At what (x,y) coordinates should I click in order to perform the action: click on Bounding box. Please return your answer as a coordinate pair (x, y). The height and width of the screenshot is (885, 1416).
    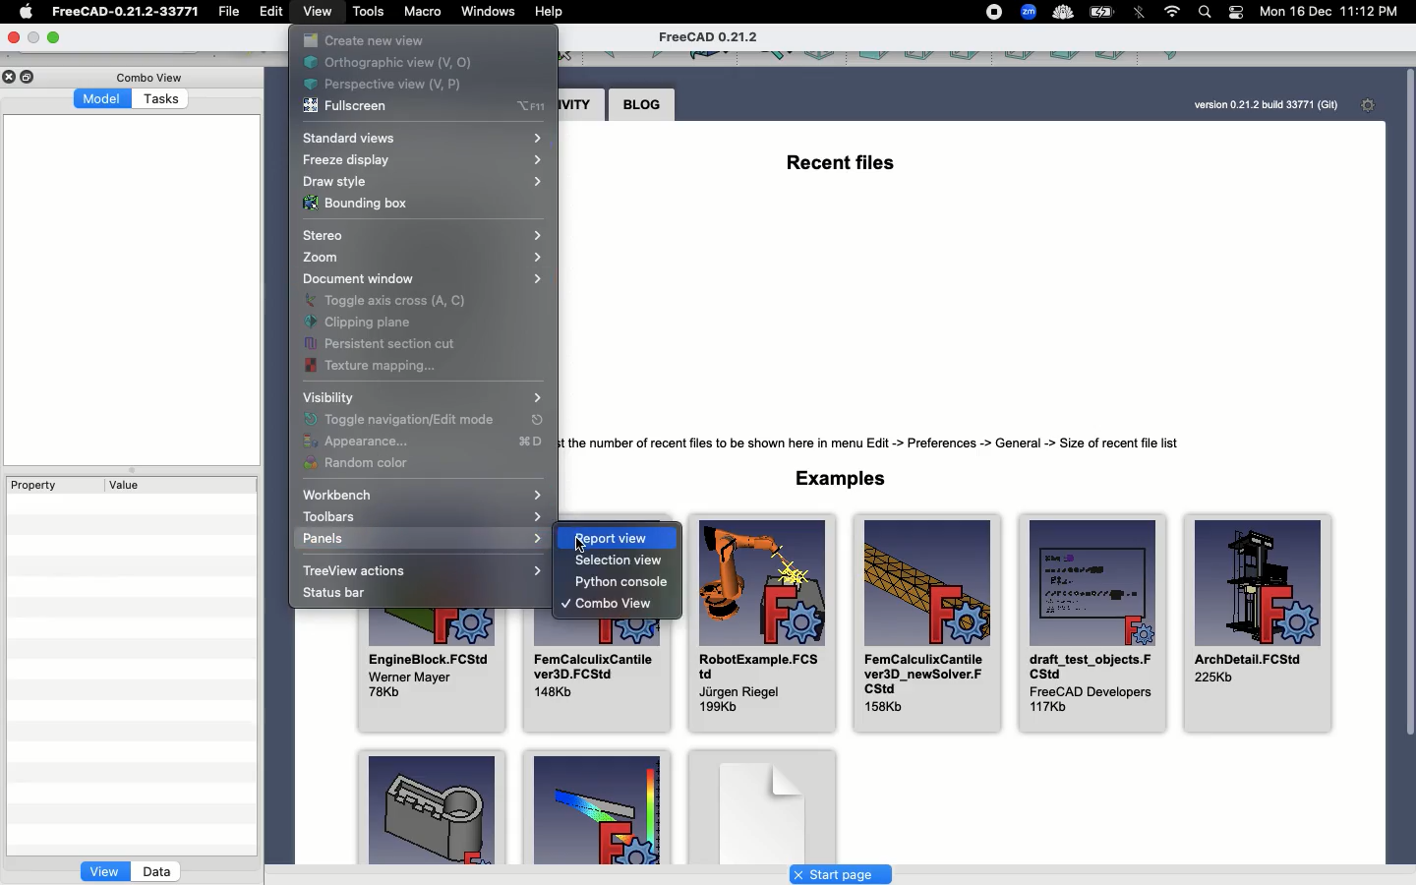
    Looking at the image, I should click on (356, 204).